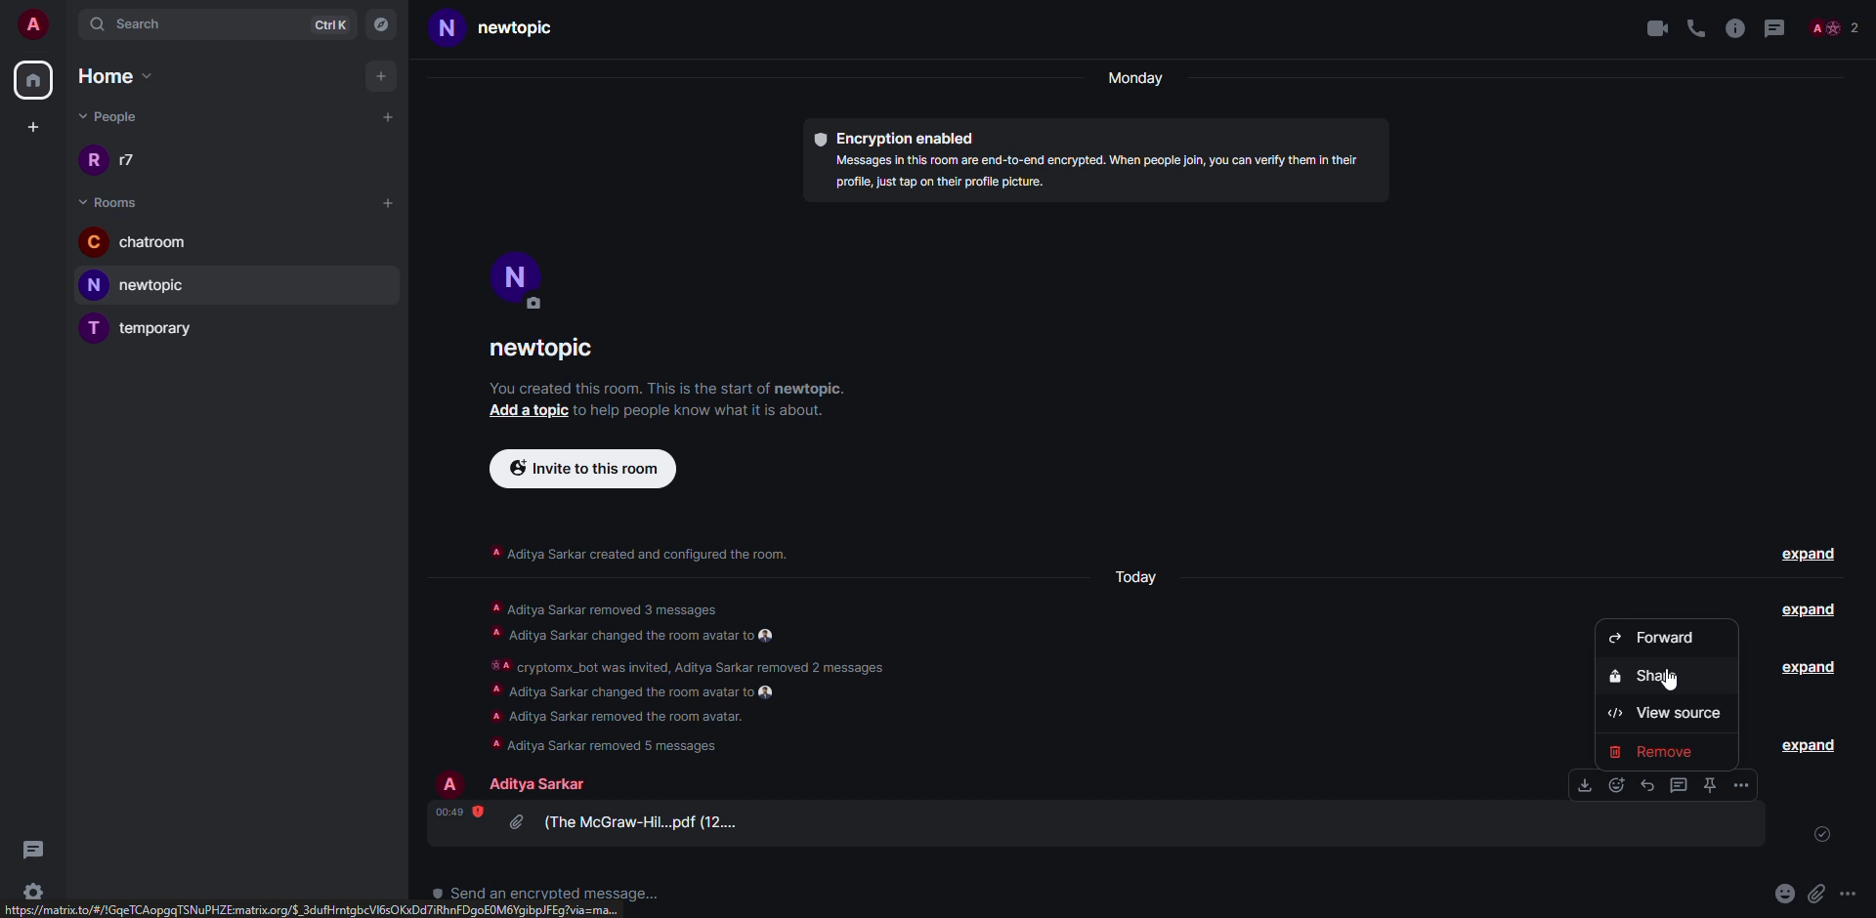 The width and height of the screenshot is (1876, 918). Describe the element at coordinates (33, 23) in the screenshot. I see `account` at that location.